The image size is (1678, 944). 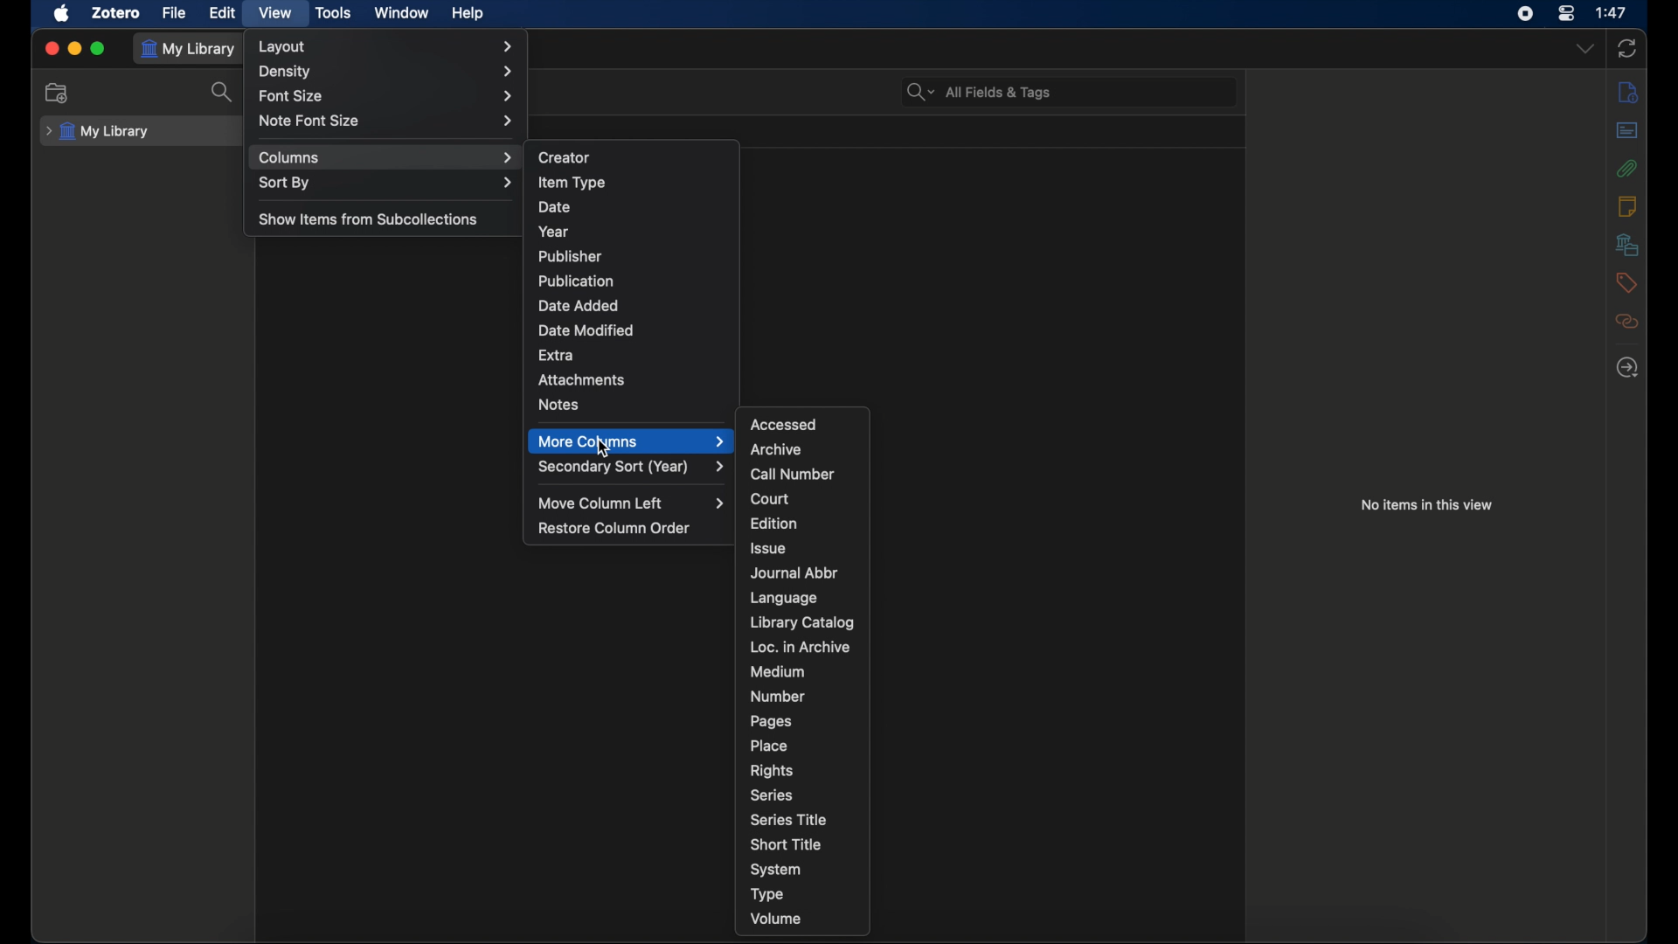 What do you see at coordinates (559, 405) in the screenshot?
I see `notes` at bounding box center [559, 405].